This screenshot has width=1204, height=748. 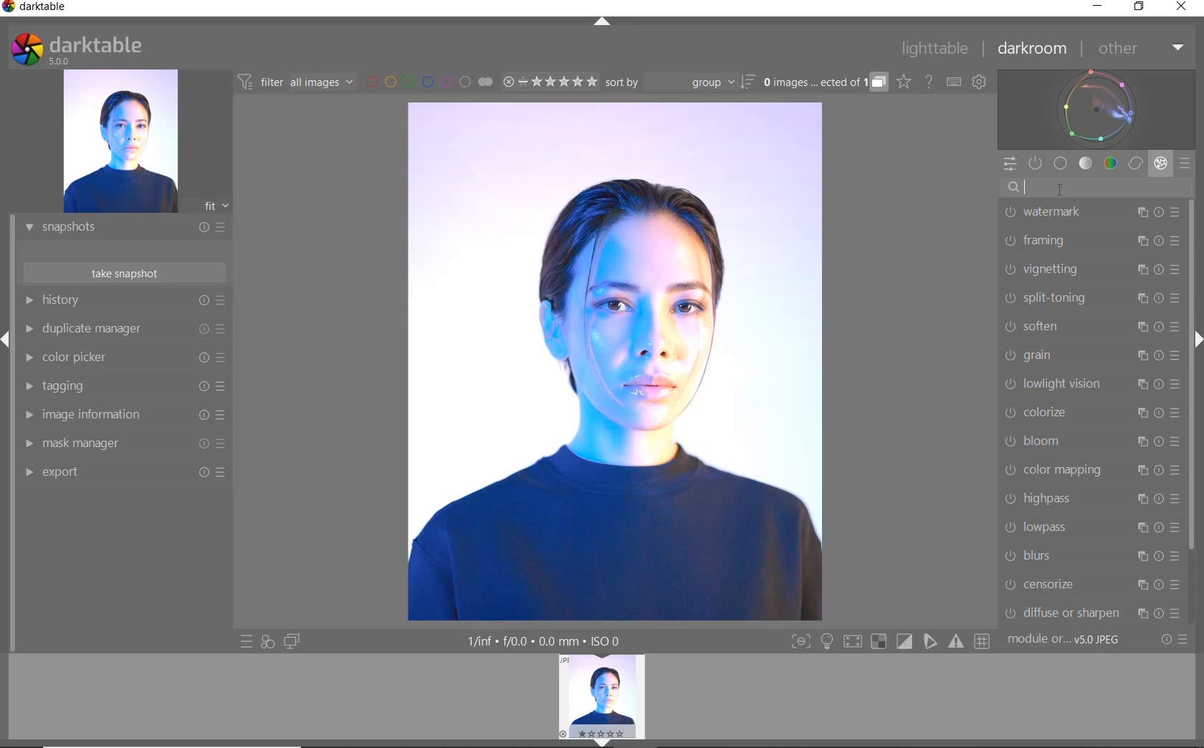 I want to click on Button, so click(x=879, y=642).